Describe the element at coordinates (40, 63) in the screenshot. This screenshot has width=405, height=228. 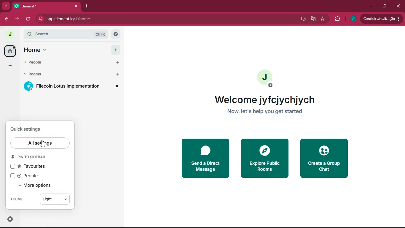
I see `people` at that location.